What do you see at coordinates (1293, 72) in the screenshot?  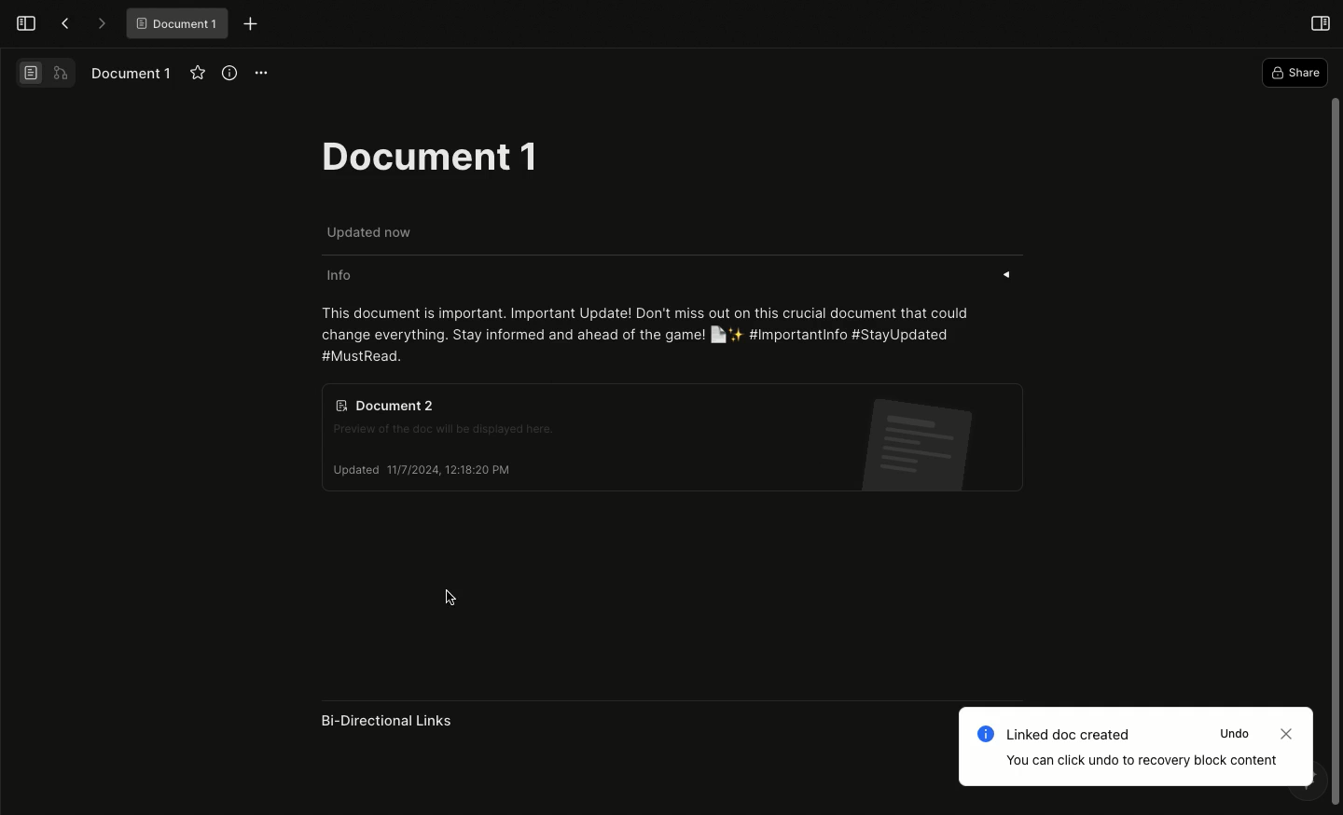 I see `Share` at bounding box center [1293, 72].